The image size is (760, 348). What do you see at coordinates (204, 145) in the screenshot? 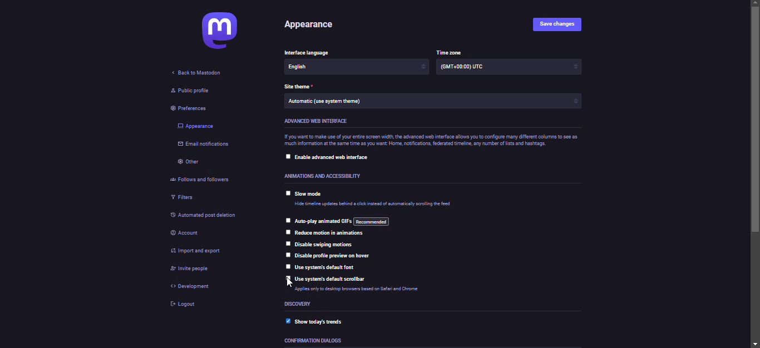
I see `email notifications` at bounding box center [204, 145].